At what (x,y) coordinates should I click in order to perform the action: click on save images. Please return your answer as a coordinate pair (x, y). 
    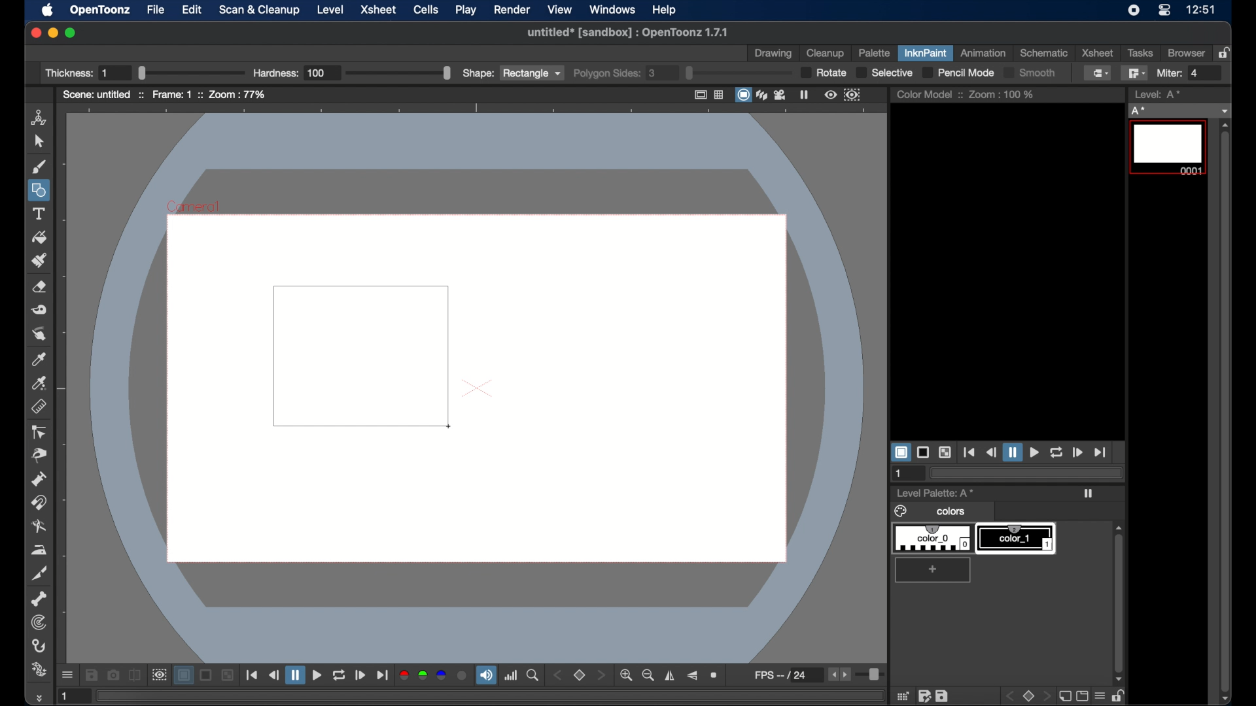
    Looking at the image, I should click on (91, 675).